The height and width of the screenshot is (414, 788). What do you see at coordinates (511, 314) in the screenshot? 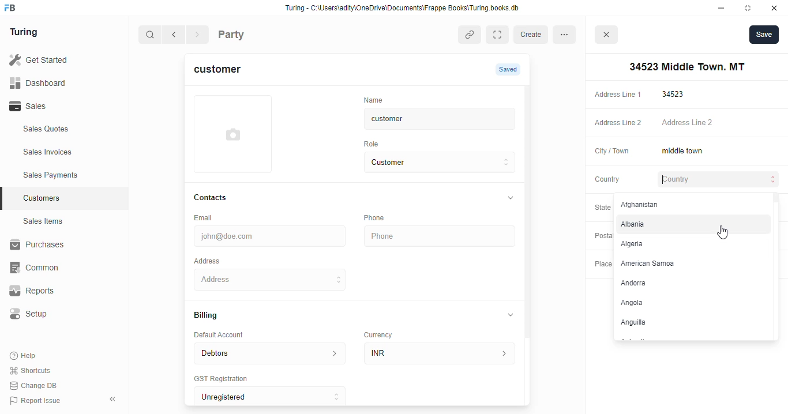
I see `collapse` at bounding box center [511, 314].